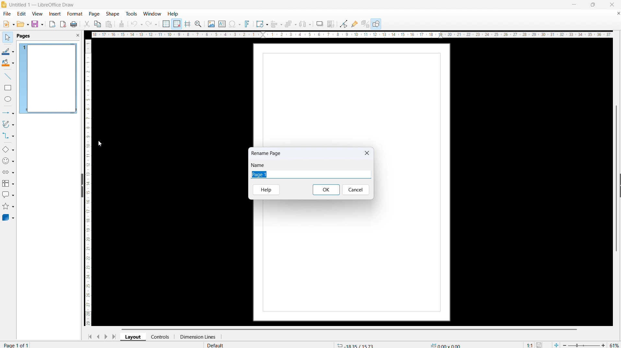  I want to click on  ok, so click(326, 190).